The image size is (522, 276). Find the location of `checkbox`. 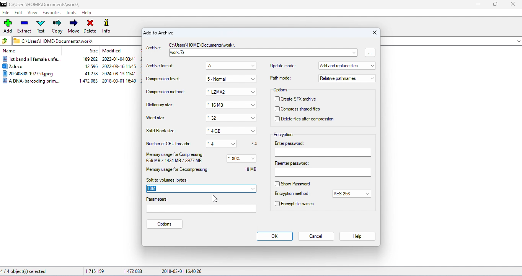

checkbox is located at coordinates (277, 99).